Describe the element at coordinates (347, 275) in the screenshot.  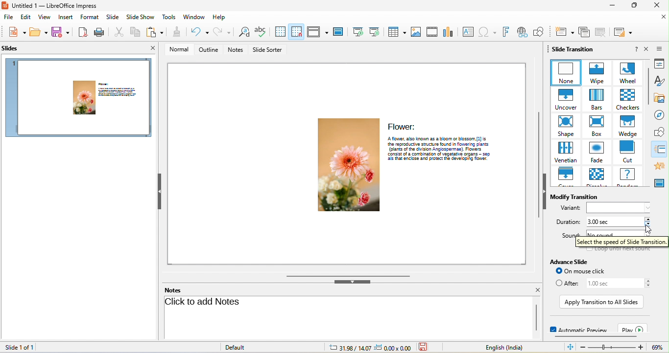
I see `horizontal scroll bar` at that location.